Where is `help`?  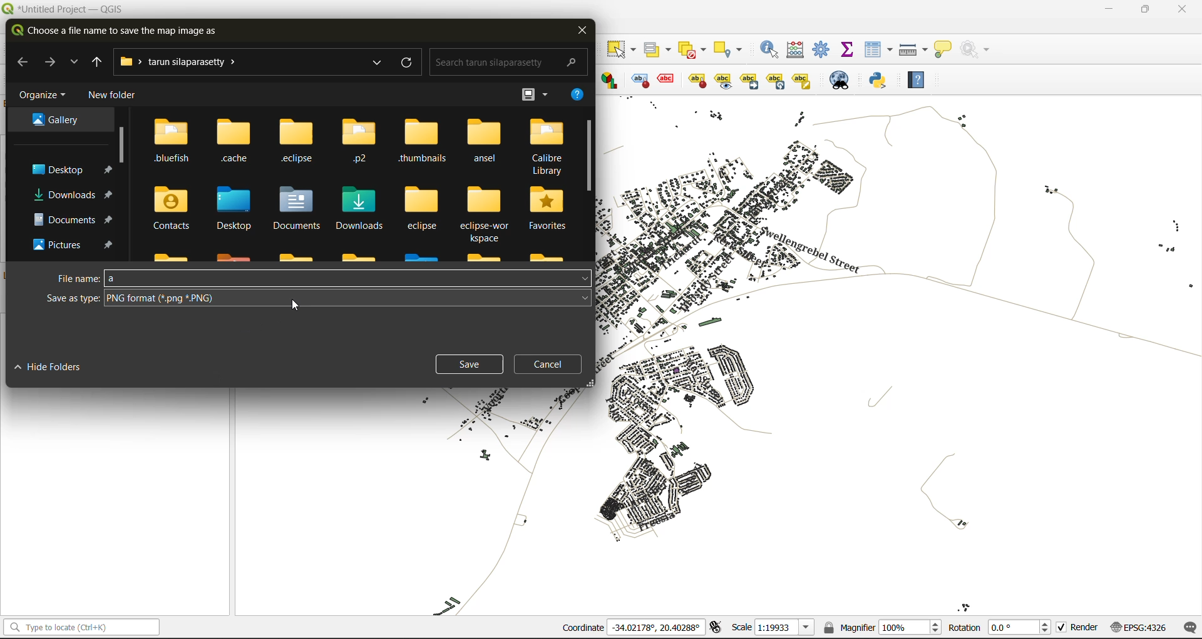
help is located at coordinates (922, 79).